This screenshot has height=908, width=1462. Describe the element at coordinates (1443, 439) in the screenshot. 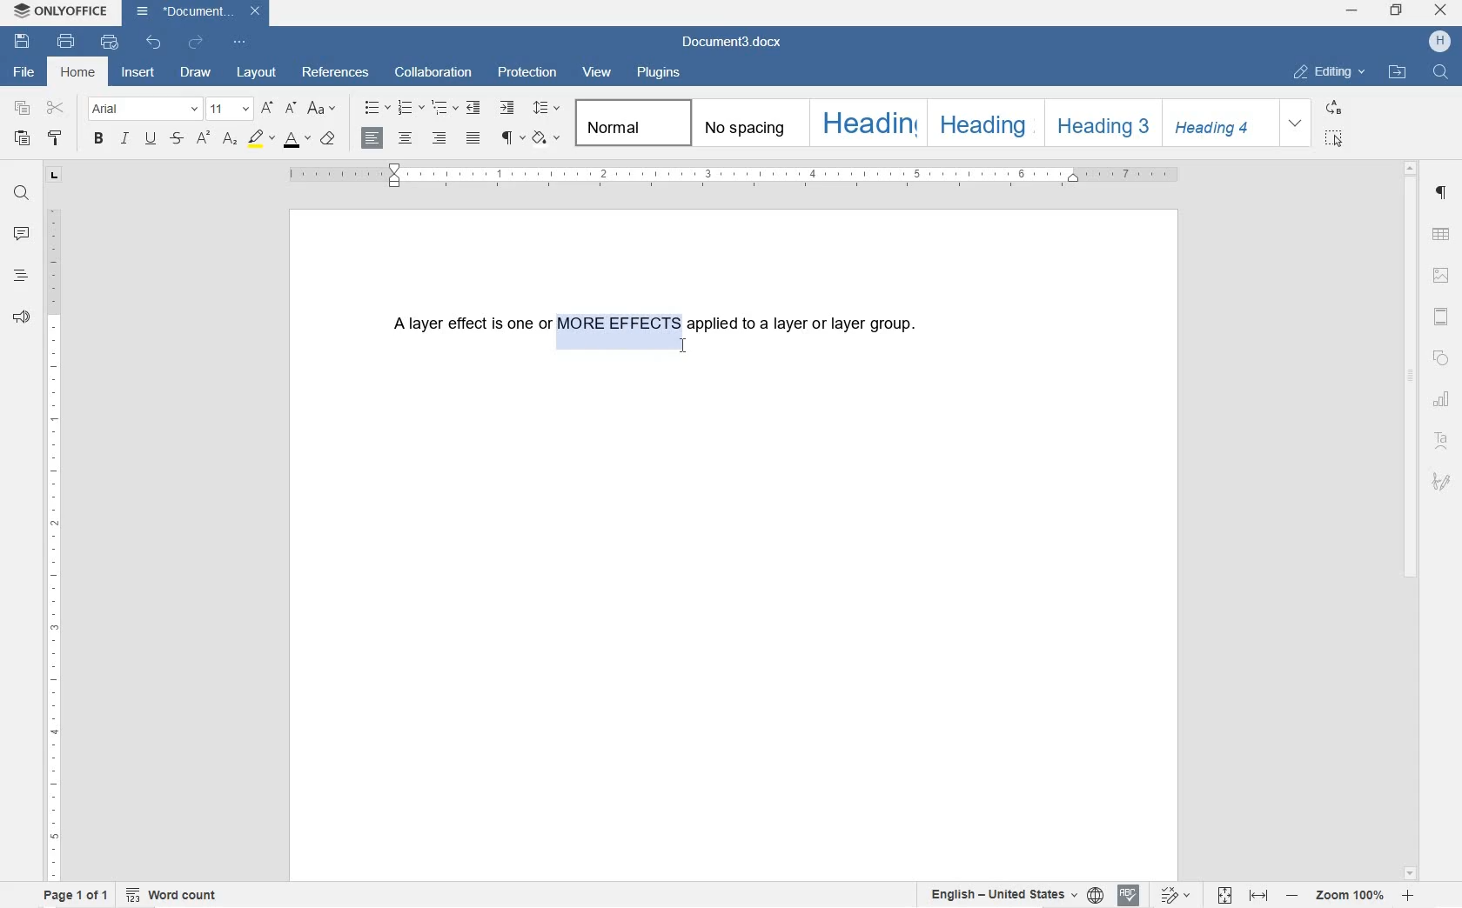

I see `TEXT ART` at that location.